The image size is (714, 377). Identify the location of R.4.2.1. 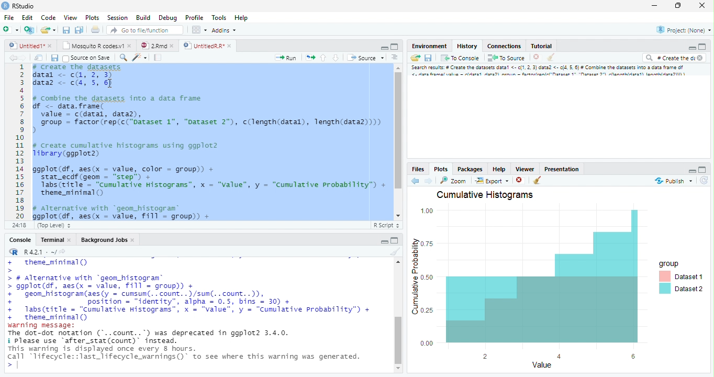
(34, 252).